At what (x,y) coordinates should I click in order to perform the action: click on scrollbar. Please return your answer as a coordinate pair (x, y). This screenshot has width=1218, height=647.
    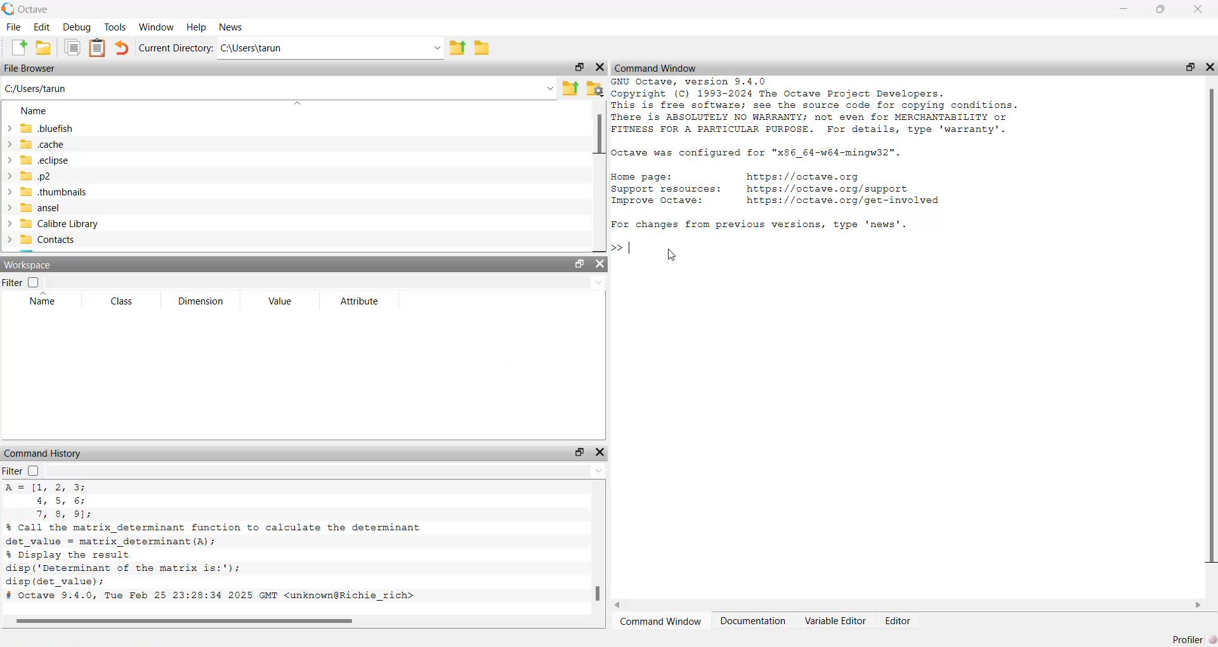
    Looking at the image, I should click on (1211, 329).